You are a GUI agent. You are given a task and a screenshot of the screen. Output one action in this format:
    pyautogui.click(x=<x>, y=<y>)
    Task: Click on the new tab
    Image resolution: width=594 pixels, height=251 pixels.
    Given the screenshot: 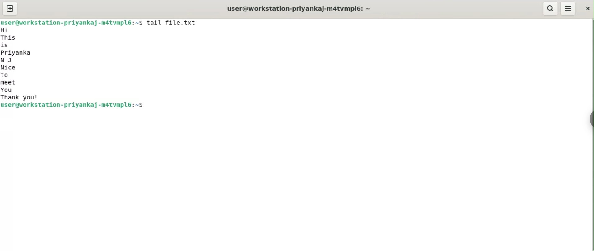 What is the action you would take?
    pyautogui.click(x=10, y=8)
    